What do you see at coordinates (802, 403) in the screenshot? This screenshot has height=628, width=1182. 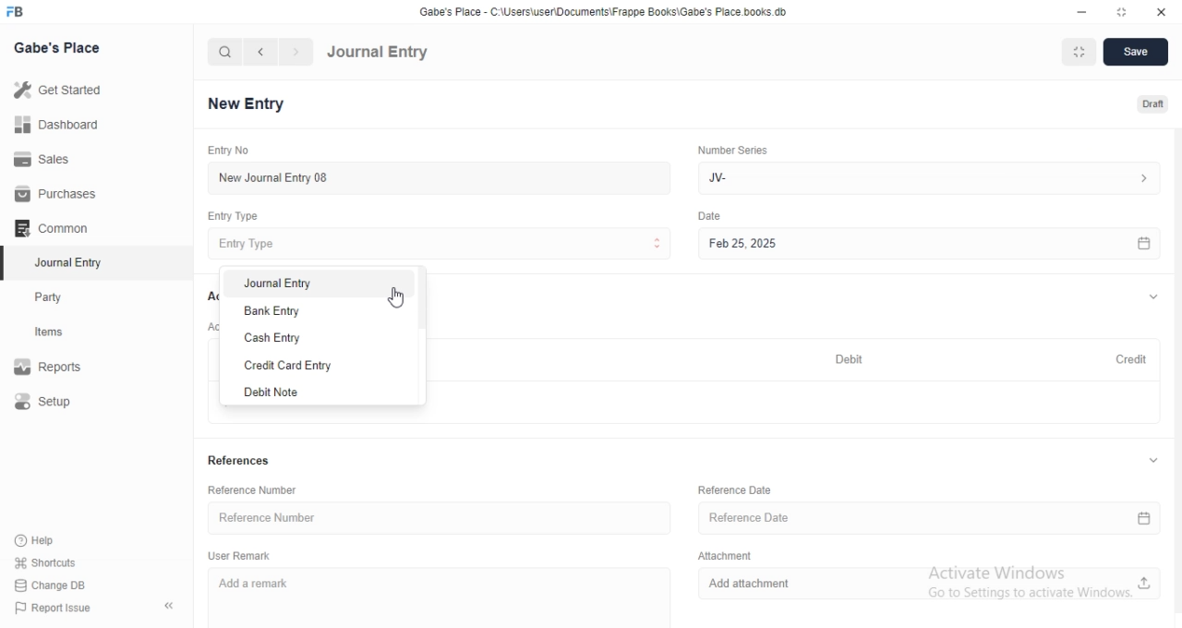 I see `+ Add Row` at bounding box center [802, 403].